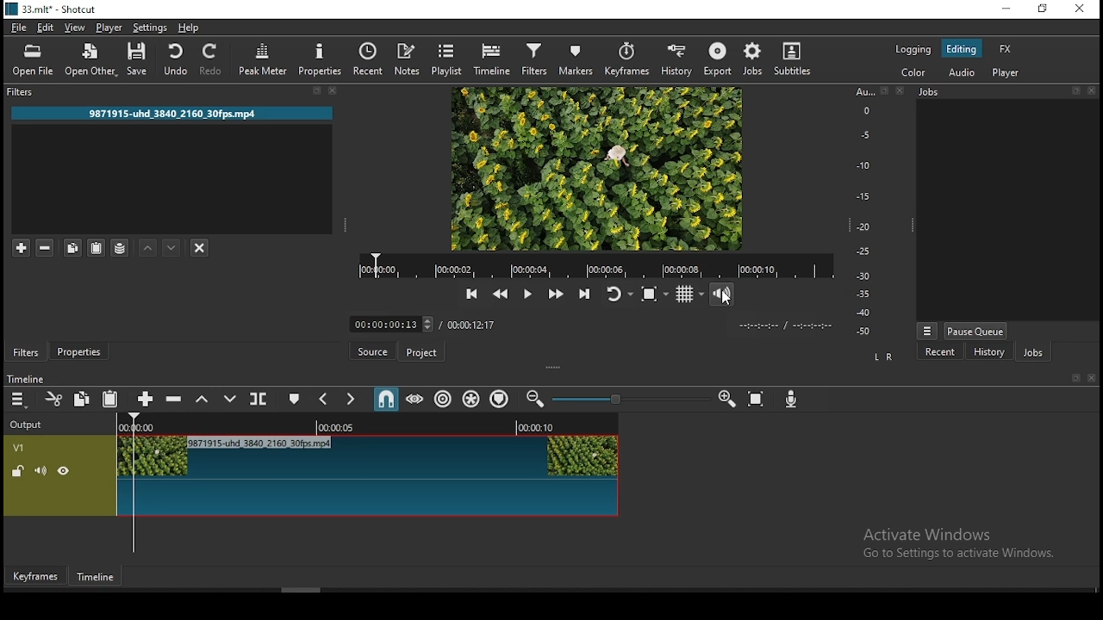  I want to click on restore, so click(1044, 9).